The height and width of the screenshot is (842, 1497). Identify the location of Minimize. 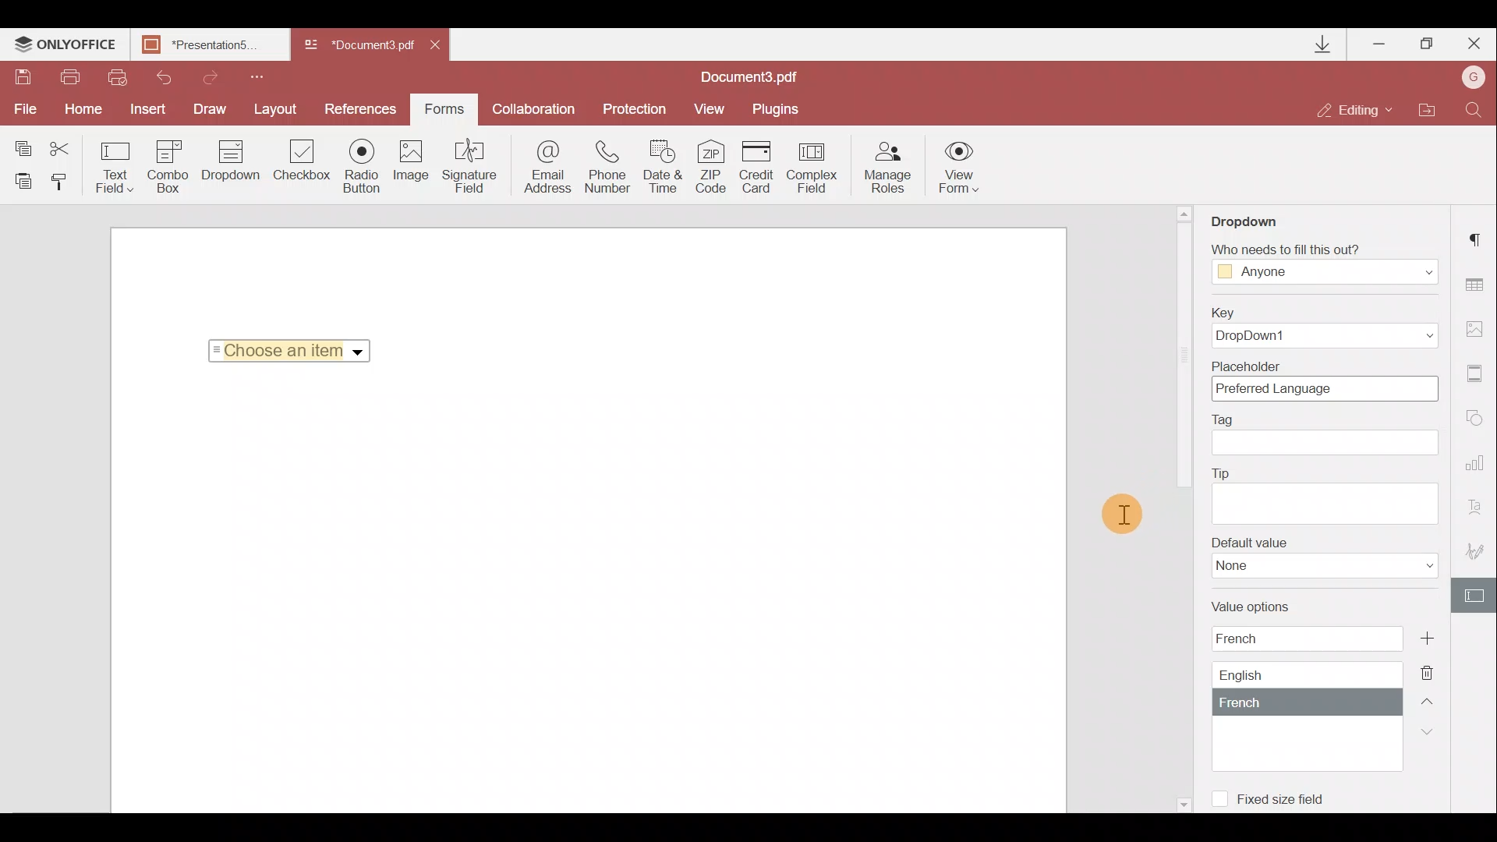
(1381, 41).